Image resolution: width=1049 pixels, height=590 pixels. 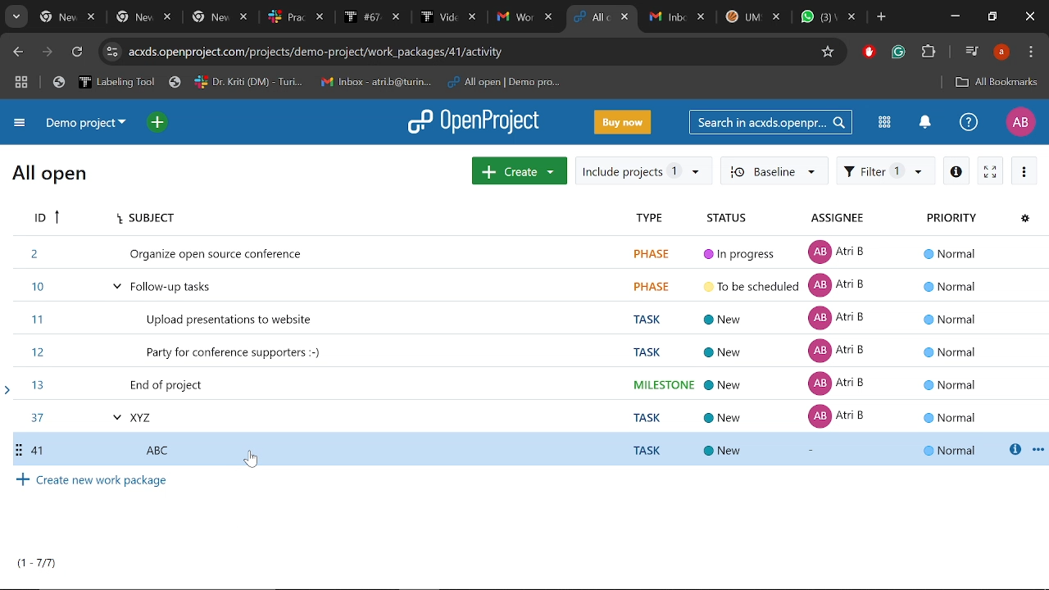 I want to click on Search , so click(x=773, y=122).